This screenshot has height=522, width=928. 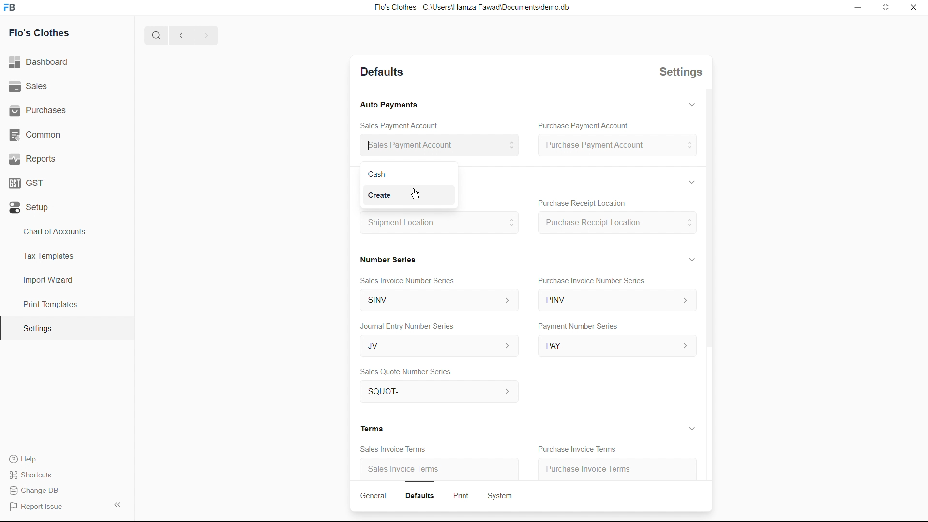 I want to click on Detaults, so click(x=382, y=71).